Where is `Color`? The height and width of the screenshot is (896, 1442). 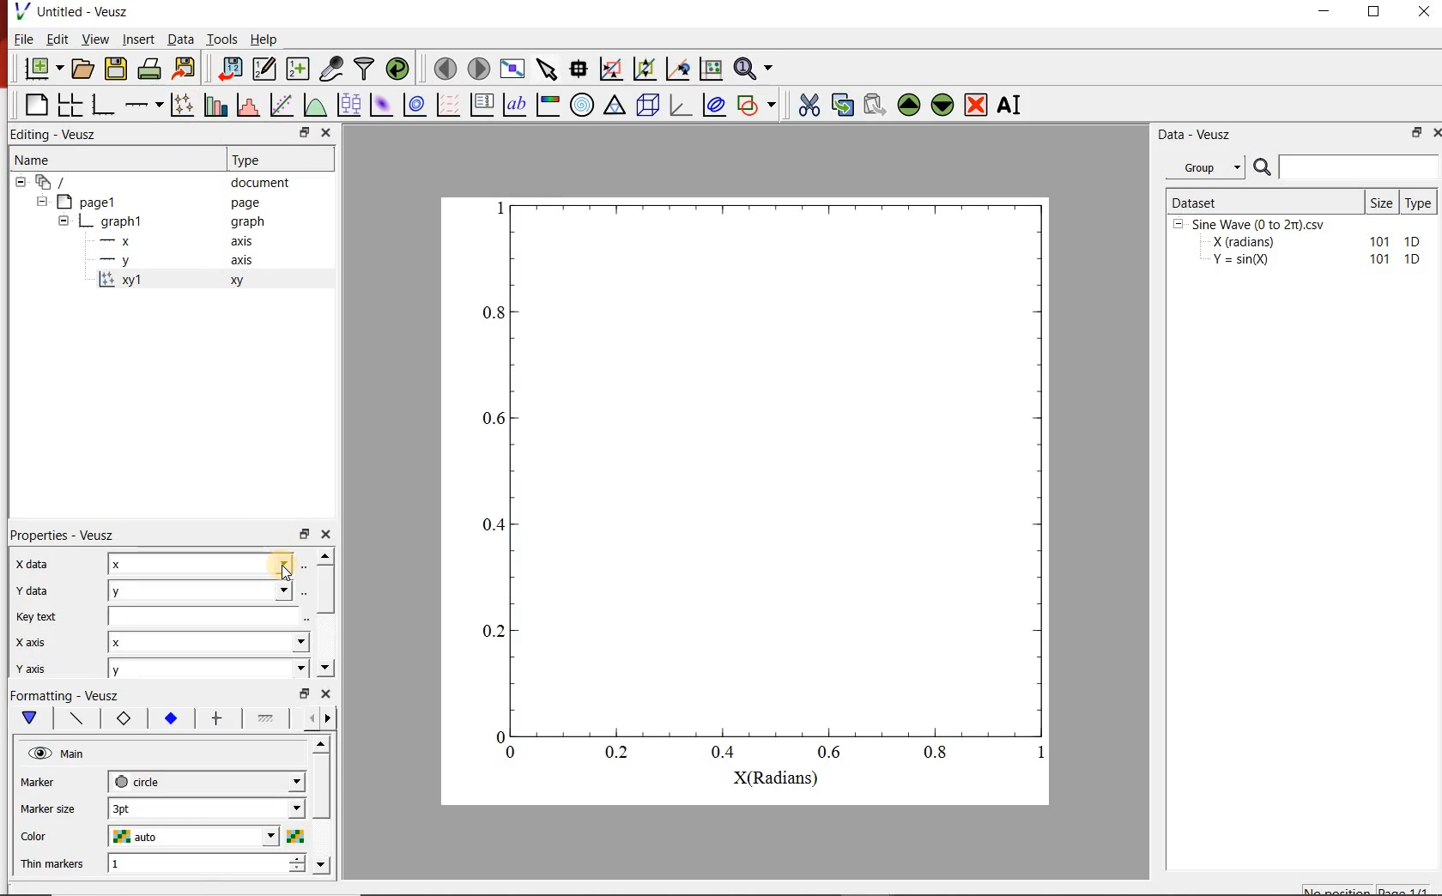
Color is located at coordinates (39, 834).